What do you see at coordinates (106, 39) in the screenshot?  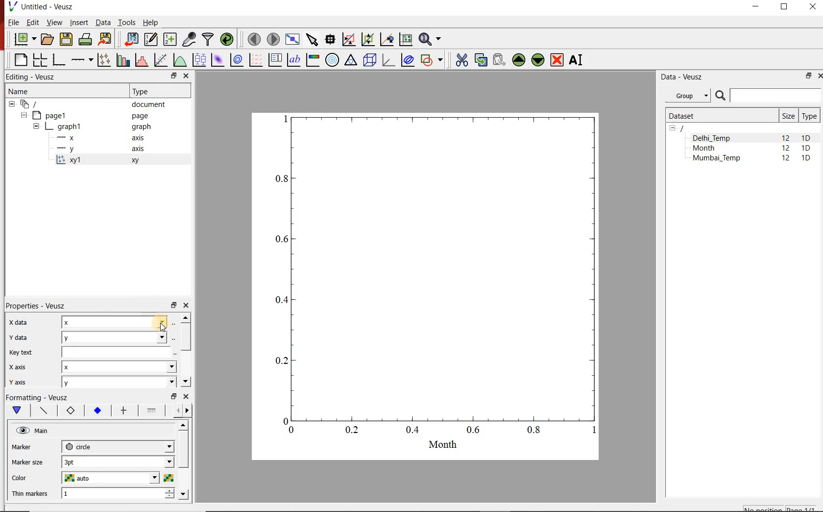 I see `export to graphics format` at bounding box center [106, 39].